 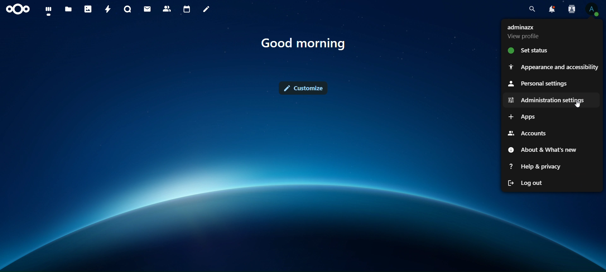 I want to click on activity, so click(x=108, y=9).